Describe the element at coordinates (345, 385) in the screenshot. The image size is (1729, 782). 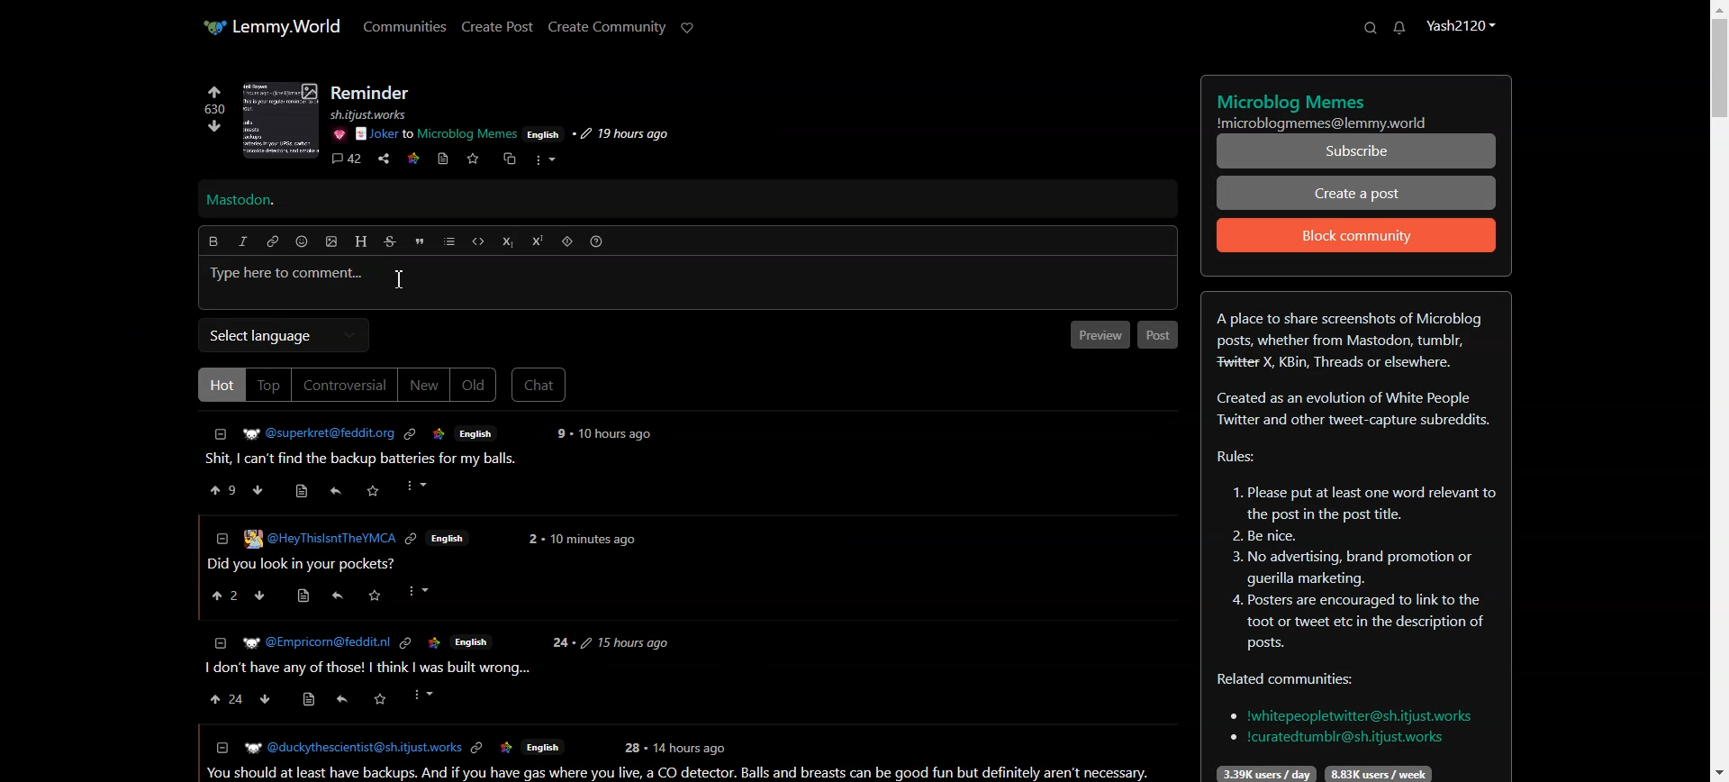
I see `Controversial` at that location.